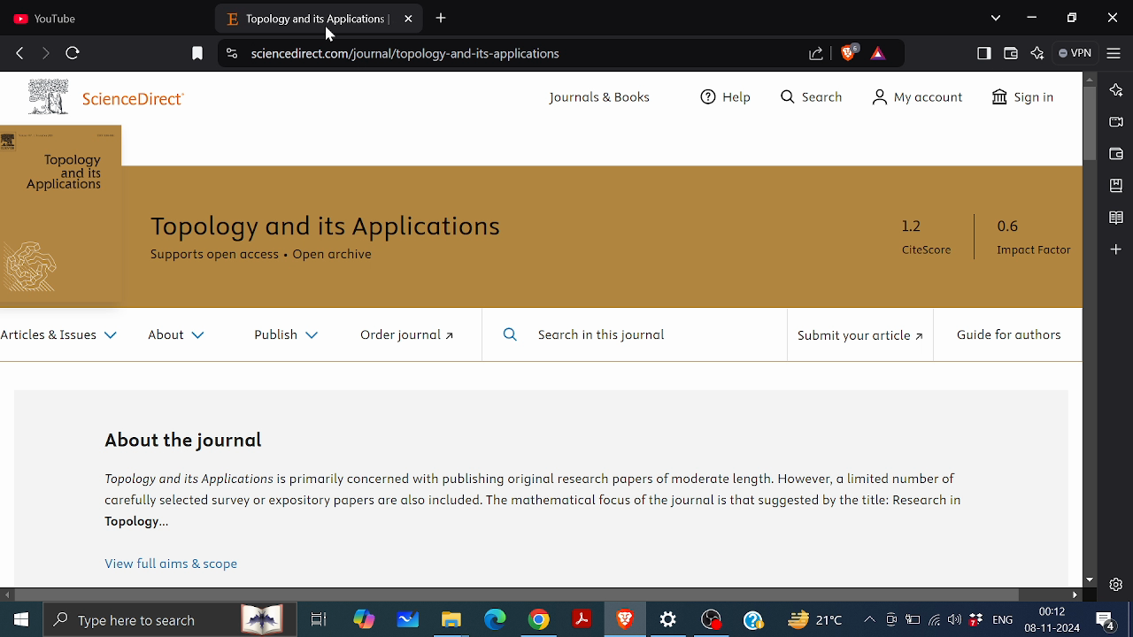 The image size is (1133, 637). What do you see at coordinates (582, 619) in the screenshot?
I see `Adobe reader` at bounding box center [582, 619].